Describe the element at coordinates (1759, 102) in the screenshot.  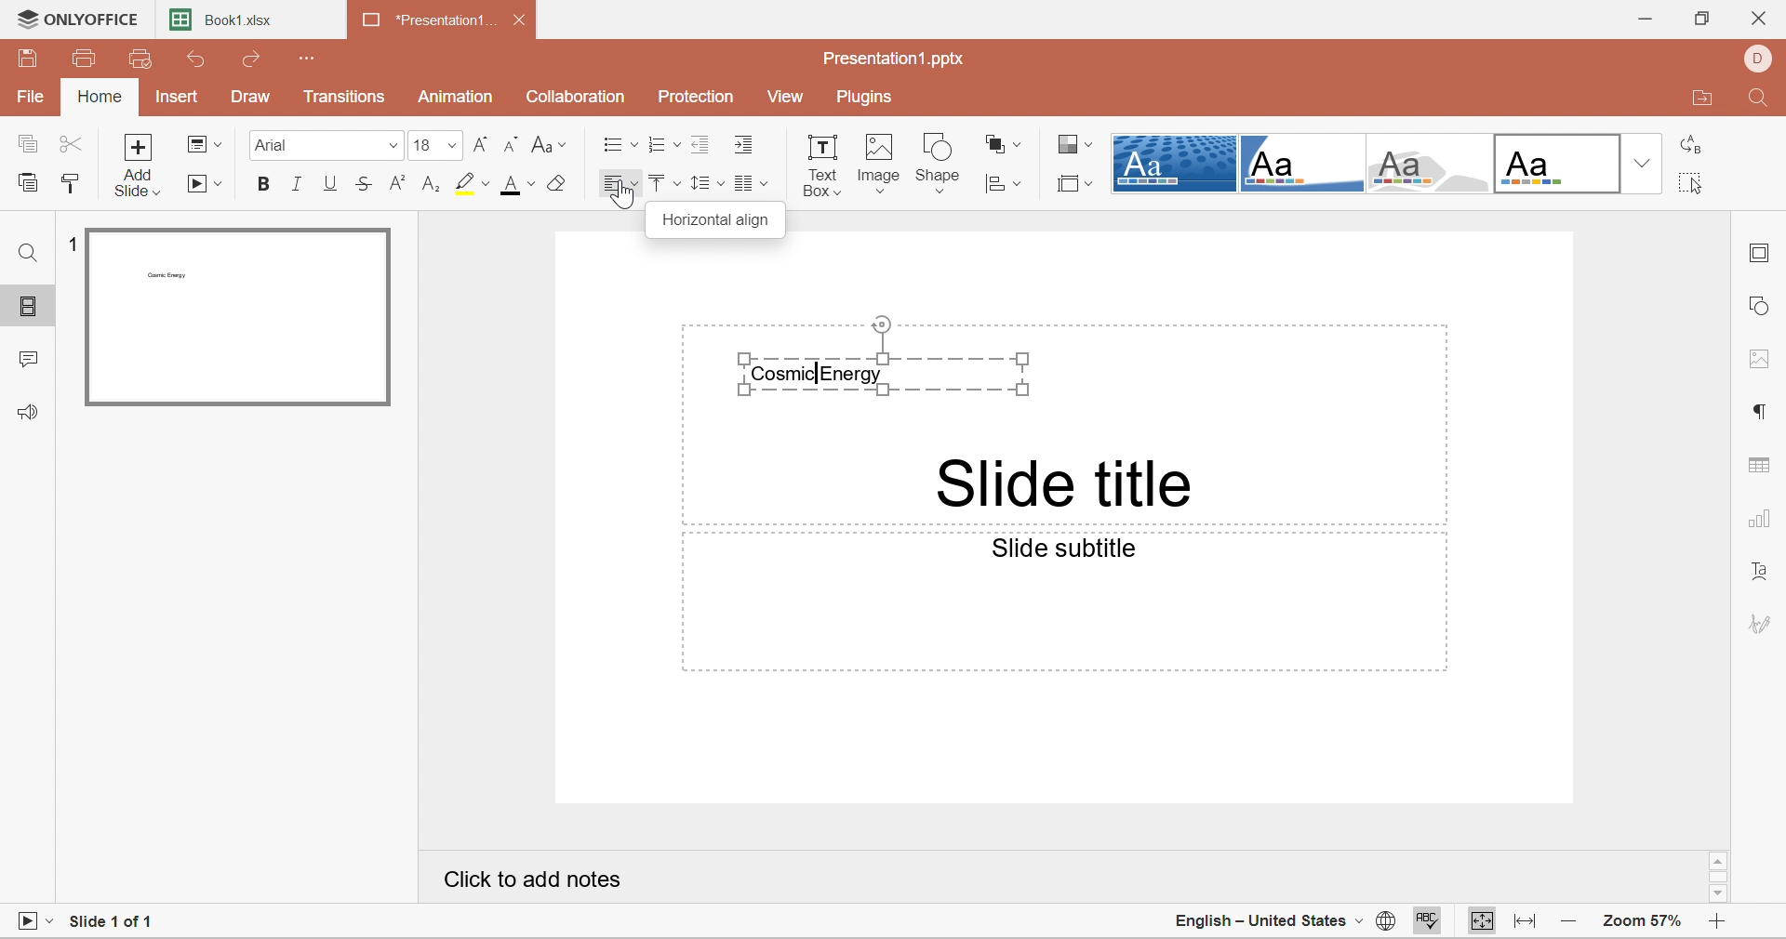
I see `Find` at that location.